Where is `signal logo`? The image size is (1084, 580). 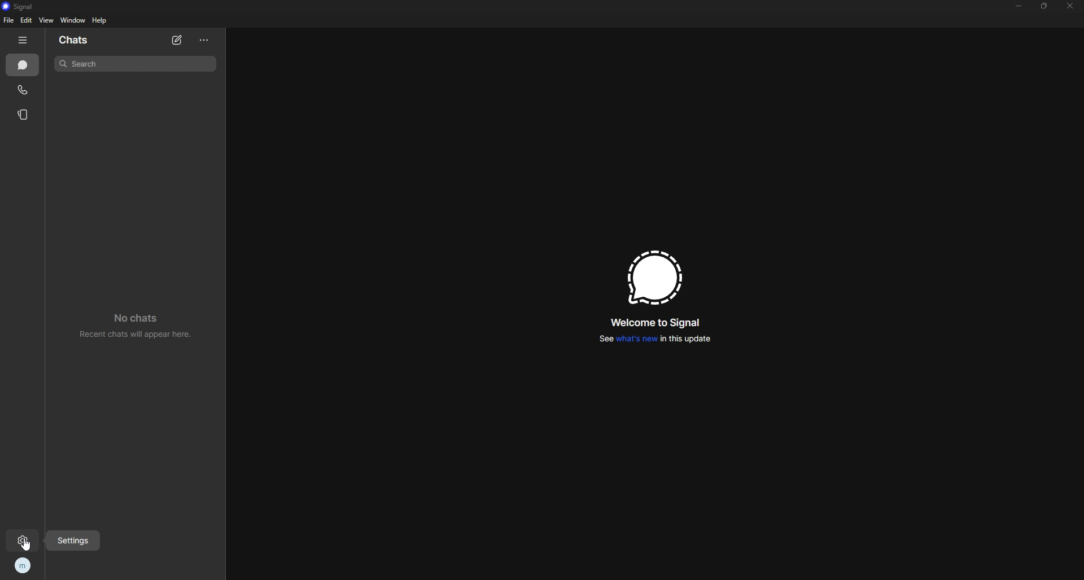 signal logo is located at coordinates (653, 276).